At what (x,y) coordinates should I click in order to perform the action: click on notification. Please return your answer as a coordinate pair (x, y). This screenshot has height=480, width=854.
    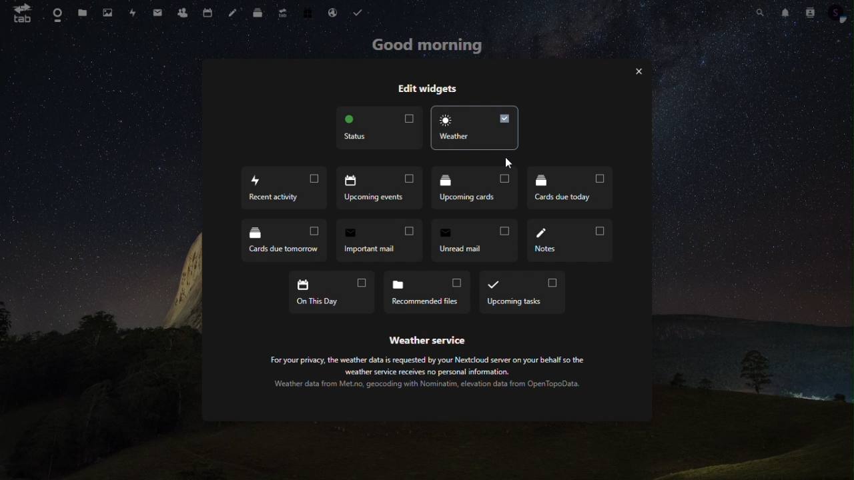
    Looking at the image, I should click on (784, 13).